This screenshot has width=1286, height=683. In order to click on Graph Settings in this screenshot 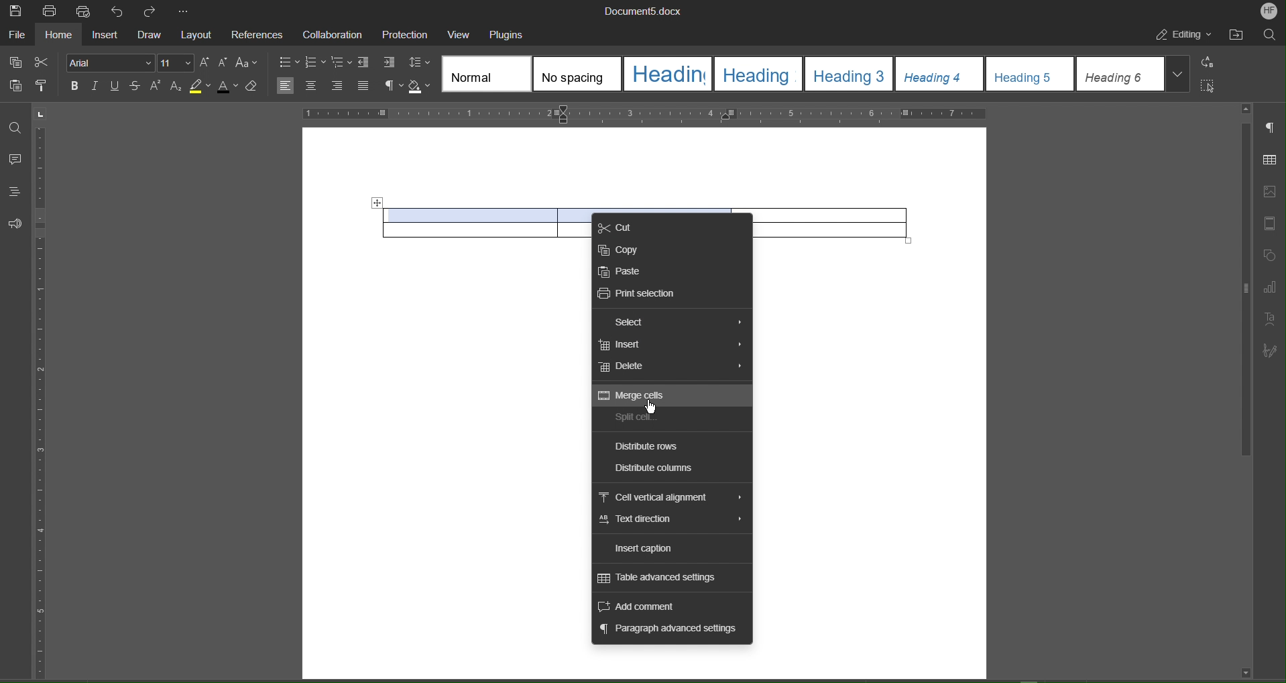, I will do `click(1273, 285)`.